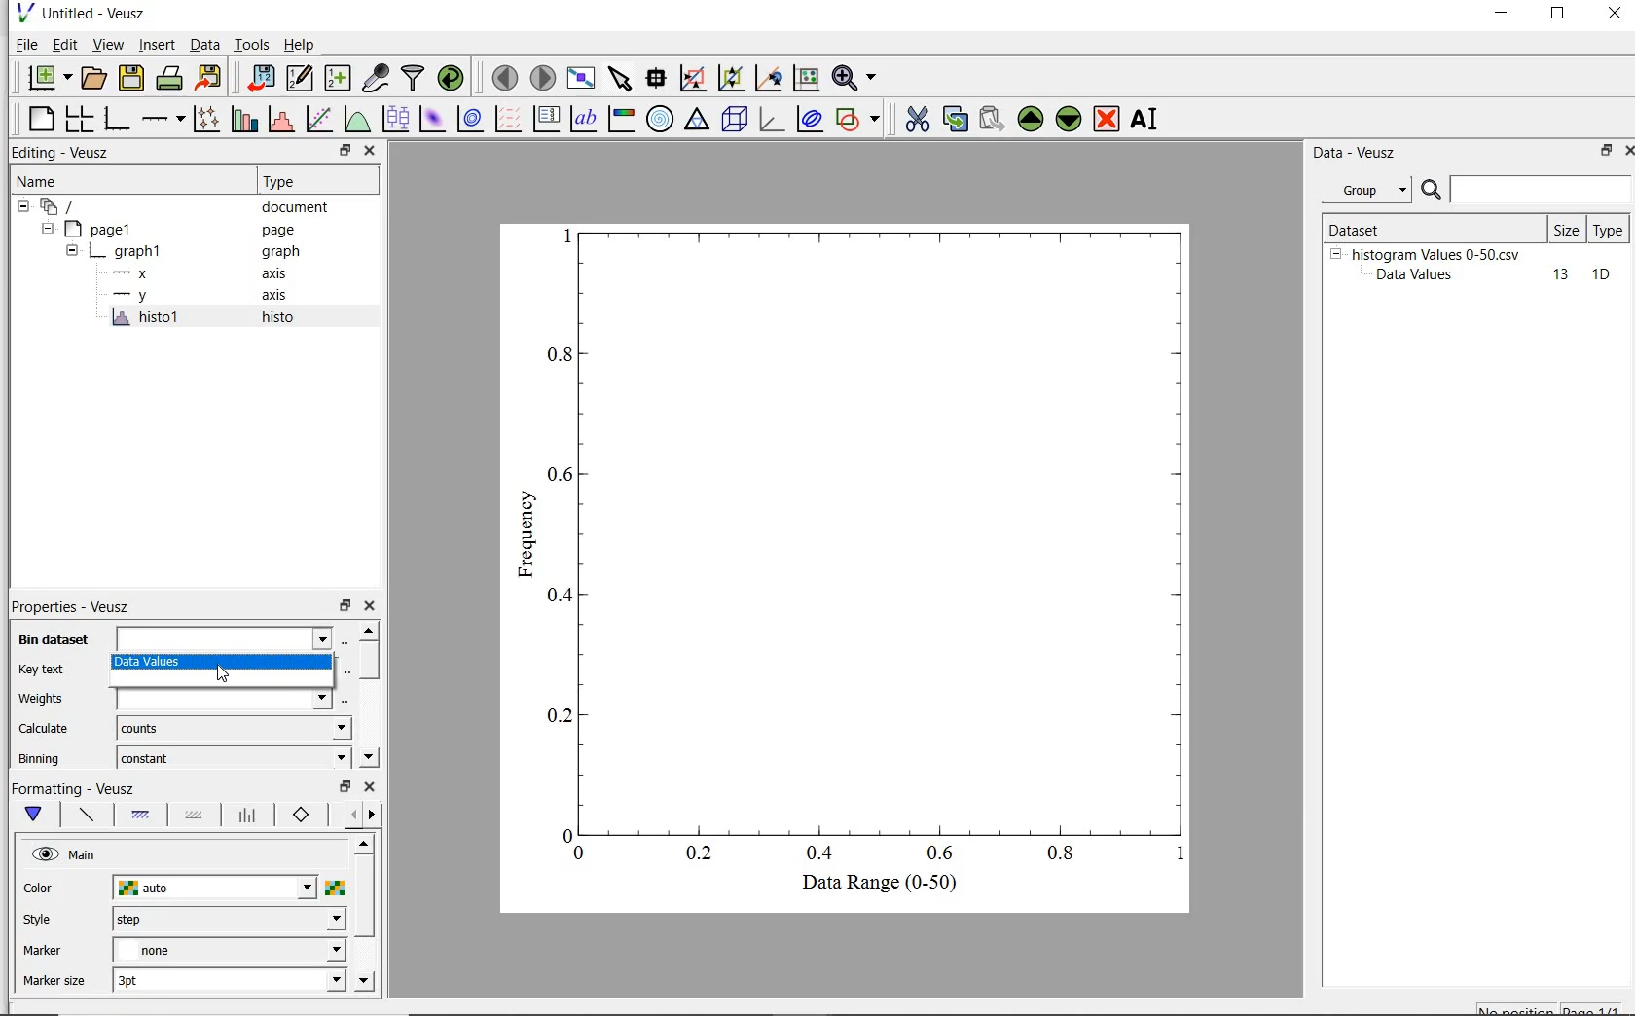  Describe the element at coordinates (134, 275) in the screenshot. I see `x- axis` at that location.